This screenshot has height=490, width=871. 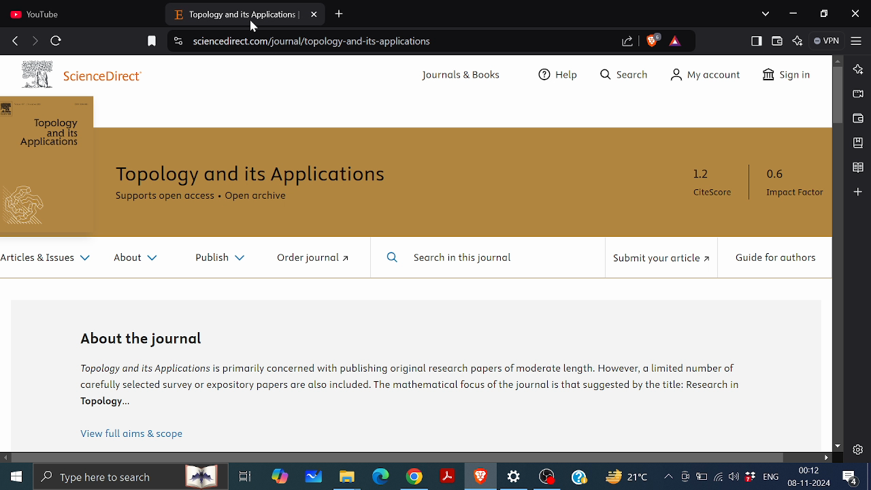 I want to click on reading list, so click(x=858, y=168).